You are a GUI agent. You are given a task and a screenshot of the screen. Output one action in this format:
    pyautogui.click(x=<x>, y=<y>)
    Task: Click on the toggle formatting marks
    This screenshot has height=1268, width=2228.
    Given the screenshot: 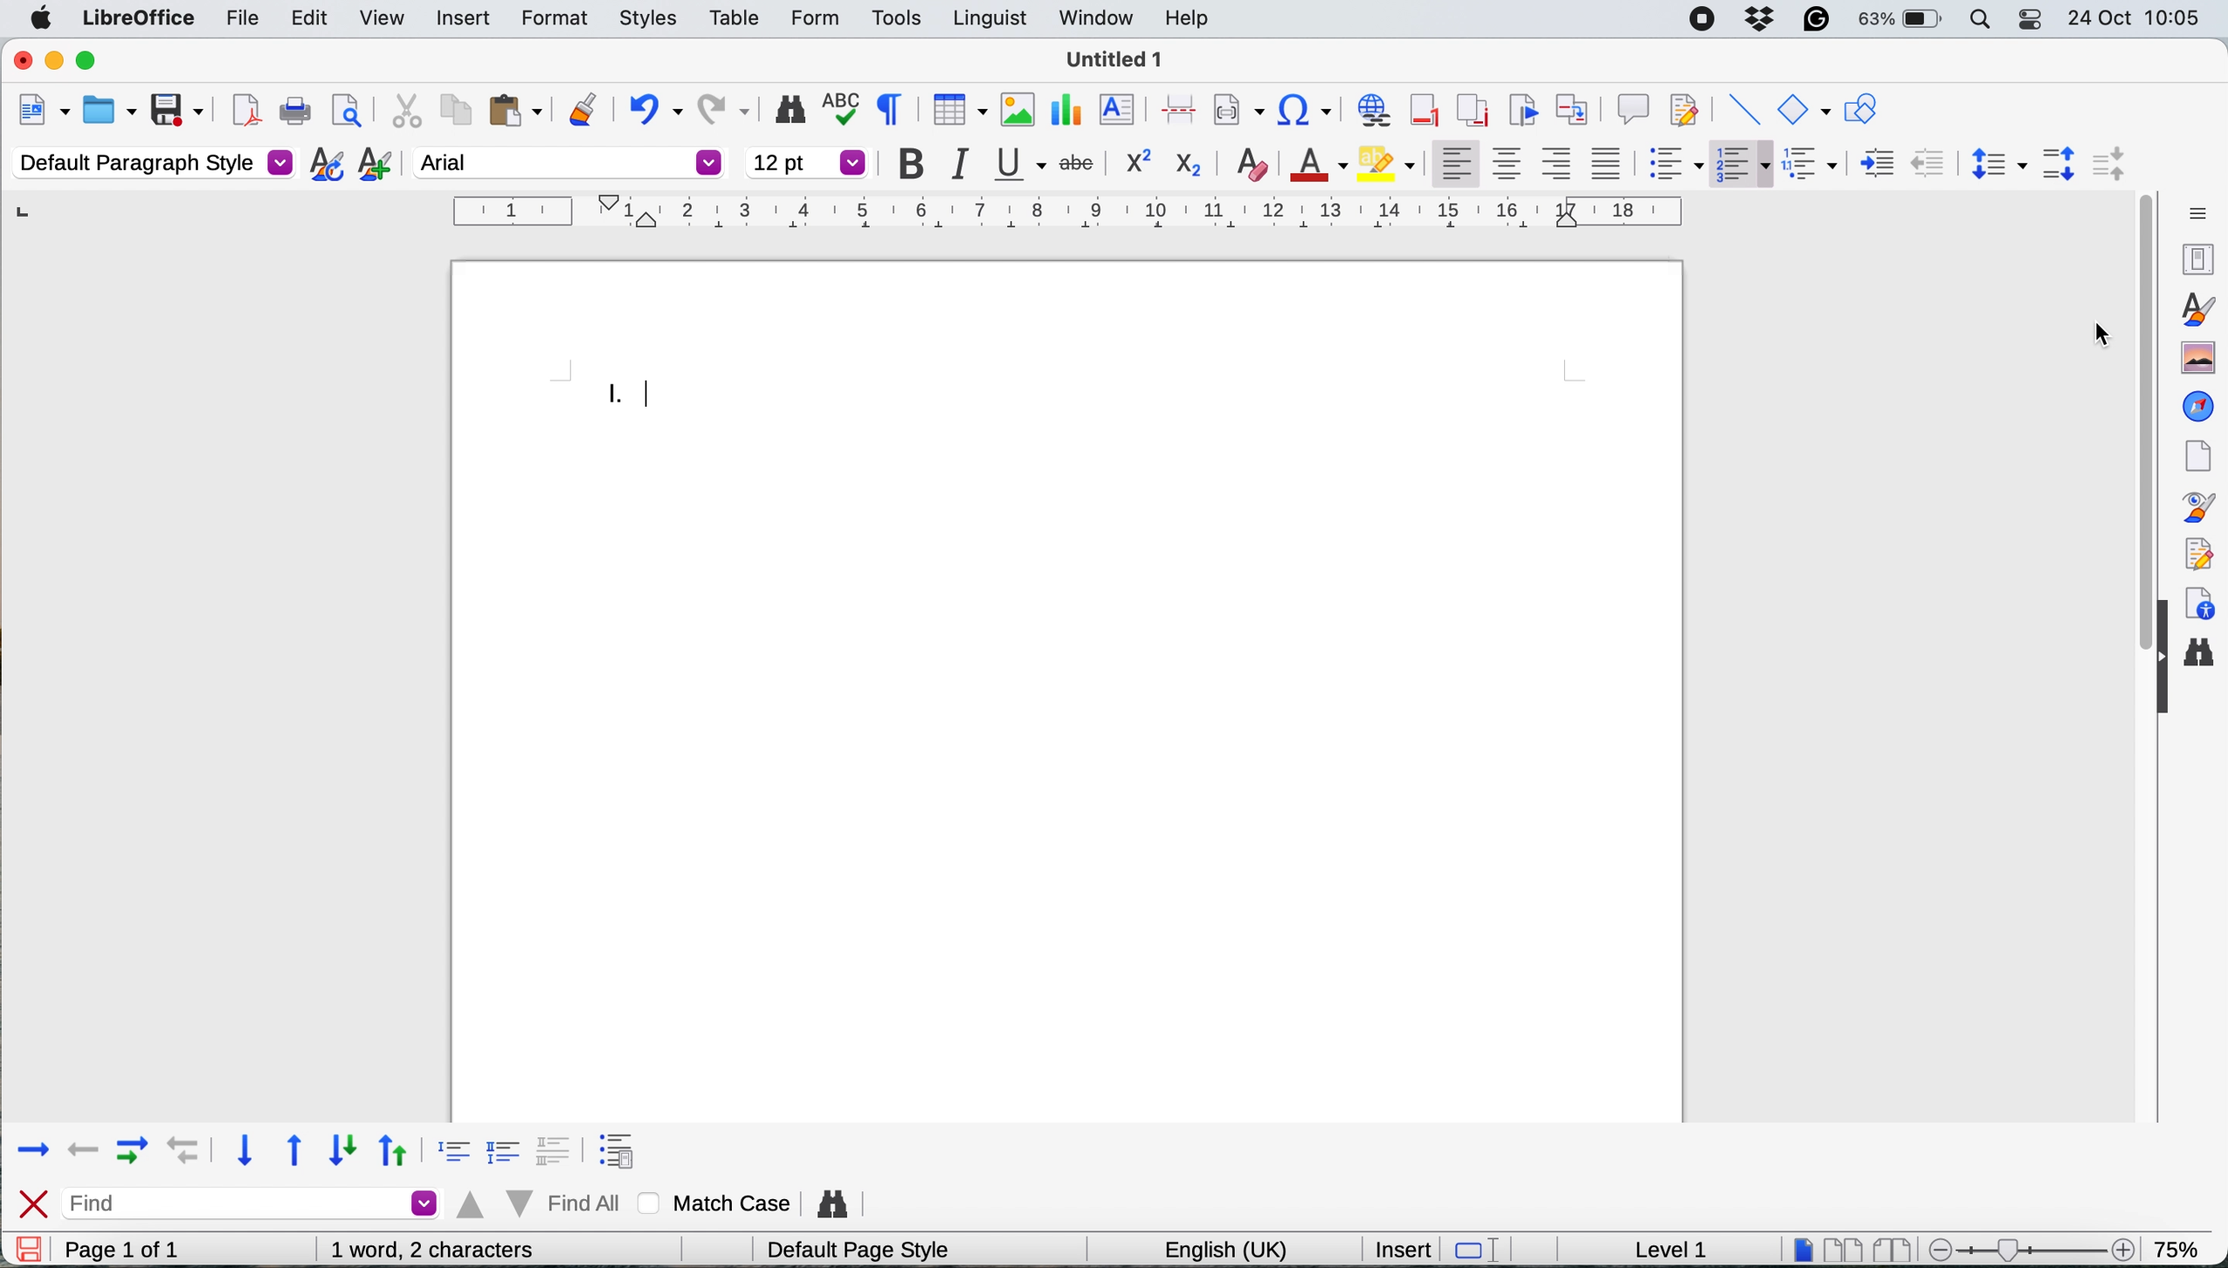 What is the action you would take?
    pyautogui.click(x=895, y=108)
    